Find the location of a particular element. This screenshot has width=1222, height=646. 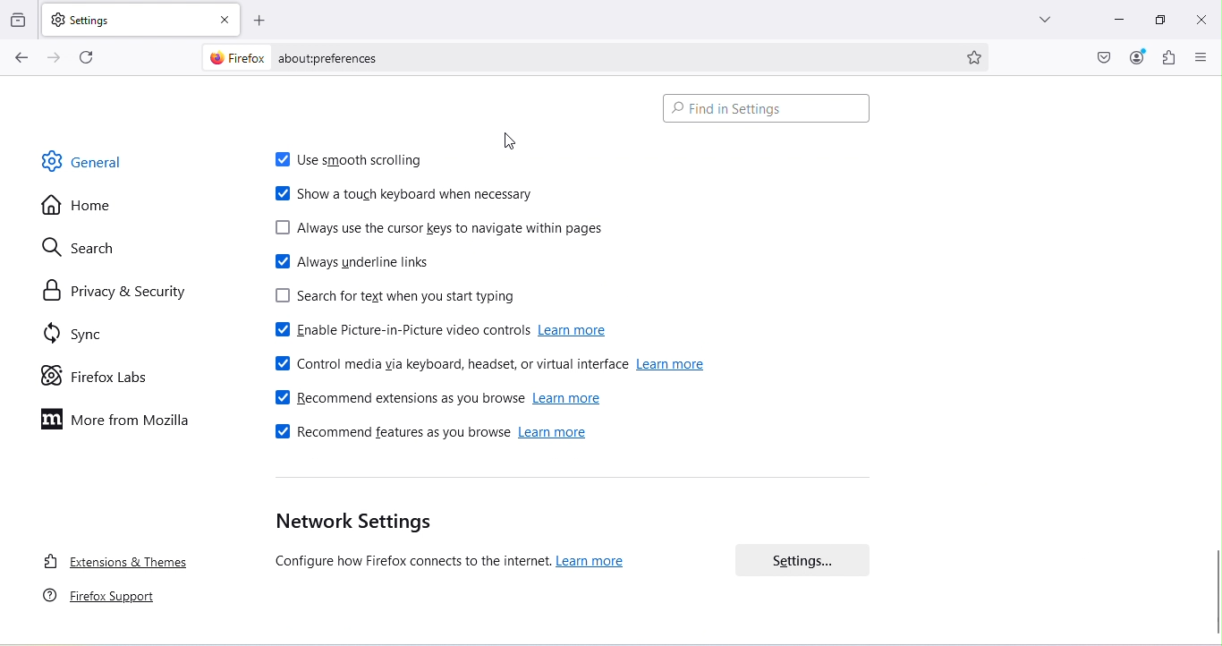

Close is located at coordinates (1201, 19).